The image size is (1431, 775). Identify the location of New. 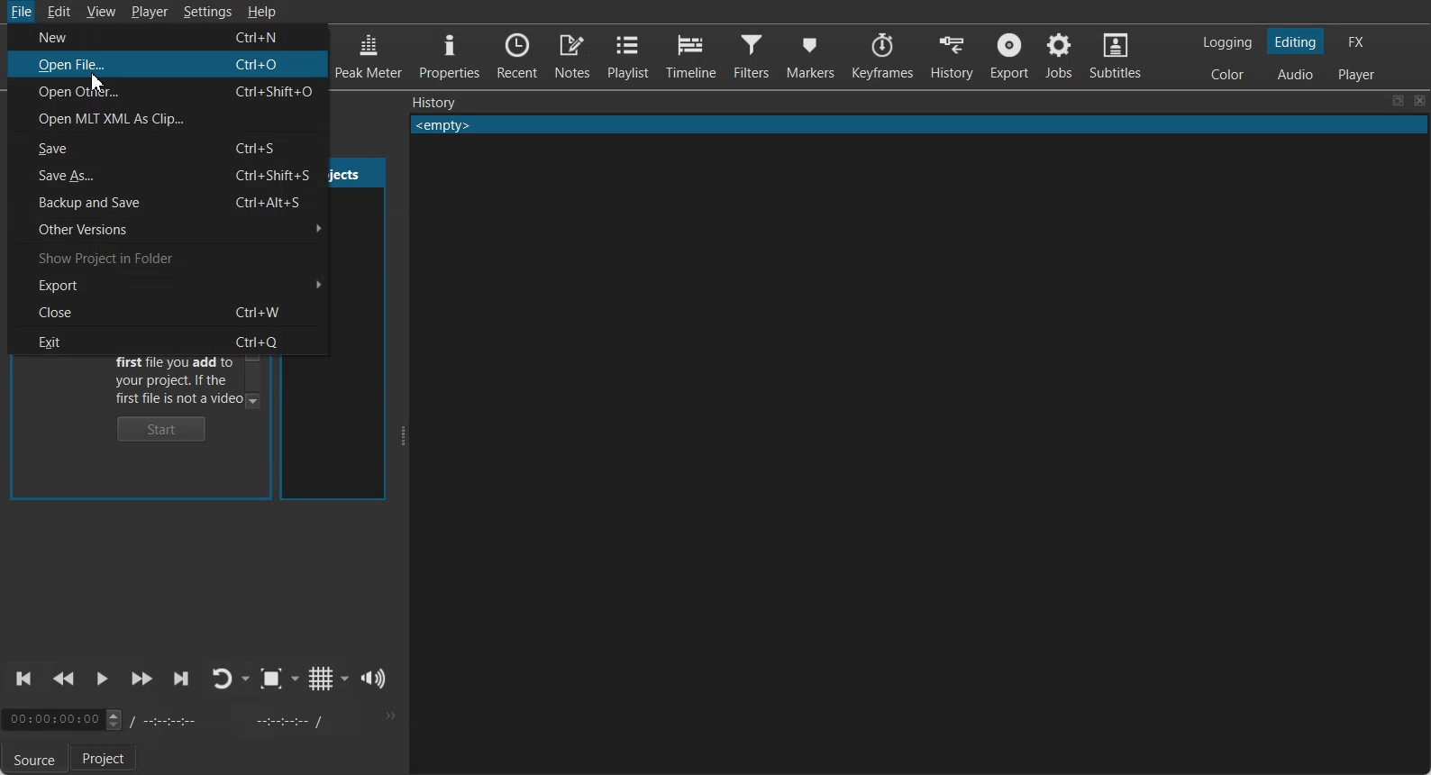
(97, 36).